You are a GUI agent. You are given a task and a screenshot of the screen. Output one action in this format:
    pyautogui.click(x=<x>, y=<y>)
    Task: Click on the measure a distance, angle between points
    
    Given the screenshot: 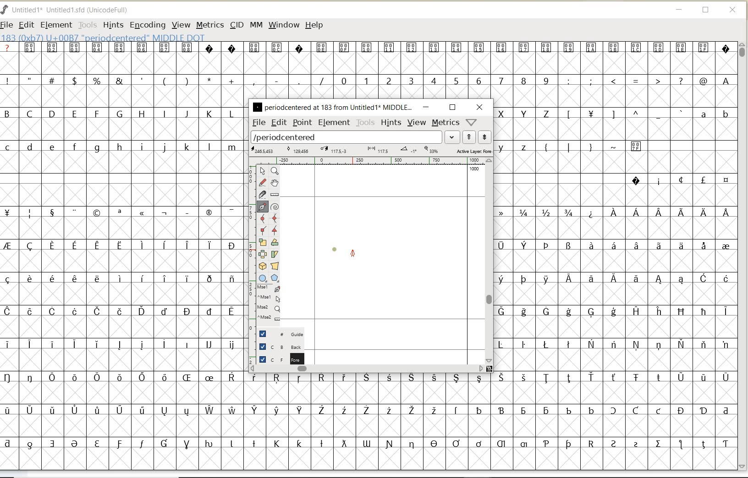 What is the action you would take?
    pyautogui.click(x=275, y=195)
    